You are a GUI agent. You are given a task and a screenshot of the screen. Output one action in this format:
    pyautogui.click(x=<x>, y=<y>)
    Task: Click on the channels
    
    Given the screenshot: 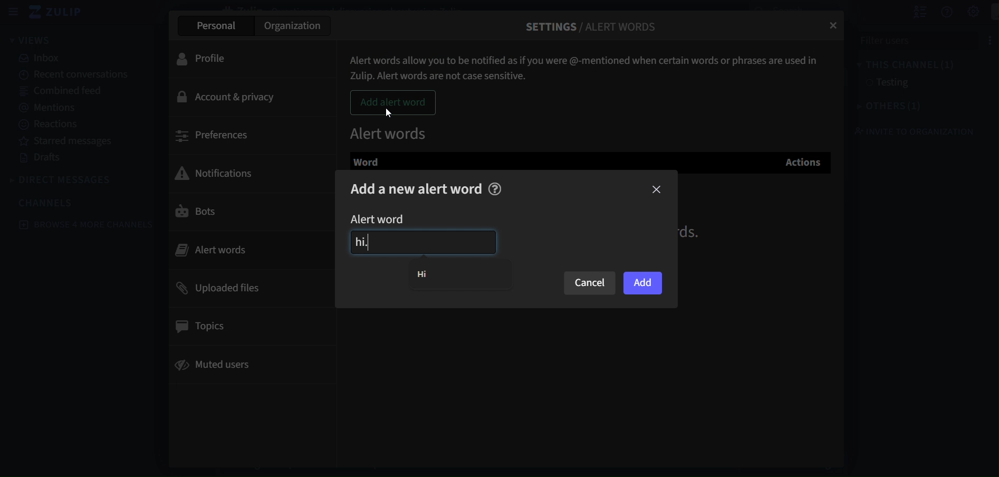 What is the action you would take?
    pyautogui.click(x=48, y=203)
    